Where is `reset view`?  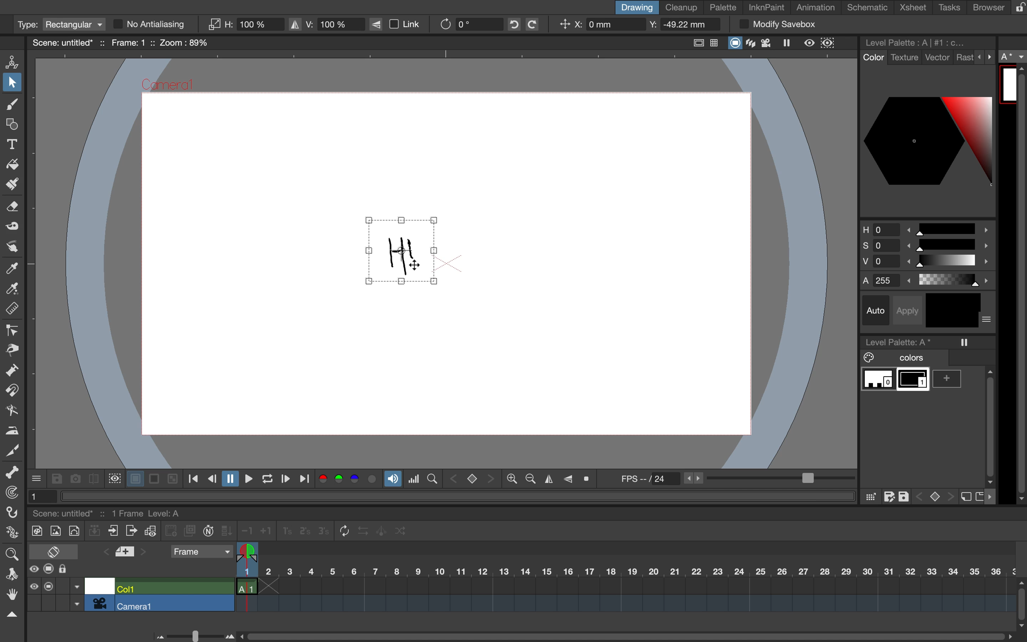
reset view is located at coordinates (589, 479).